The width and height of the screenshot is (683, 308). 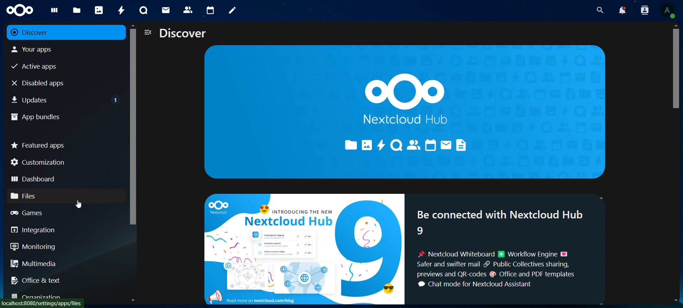 I want to click on active apps, so click(x=37, y=67).